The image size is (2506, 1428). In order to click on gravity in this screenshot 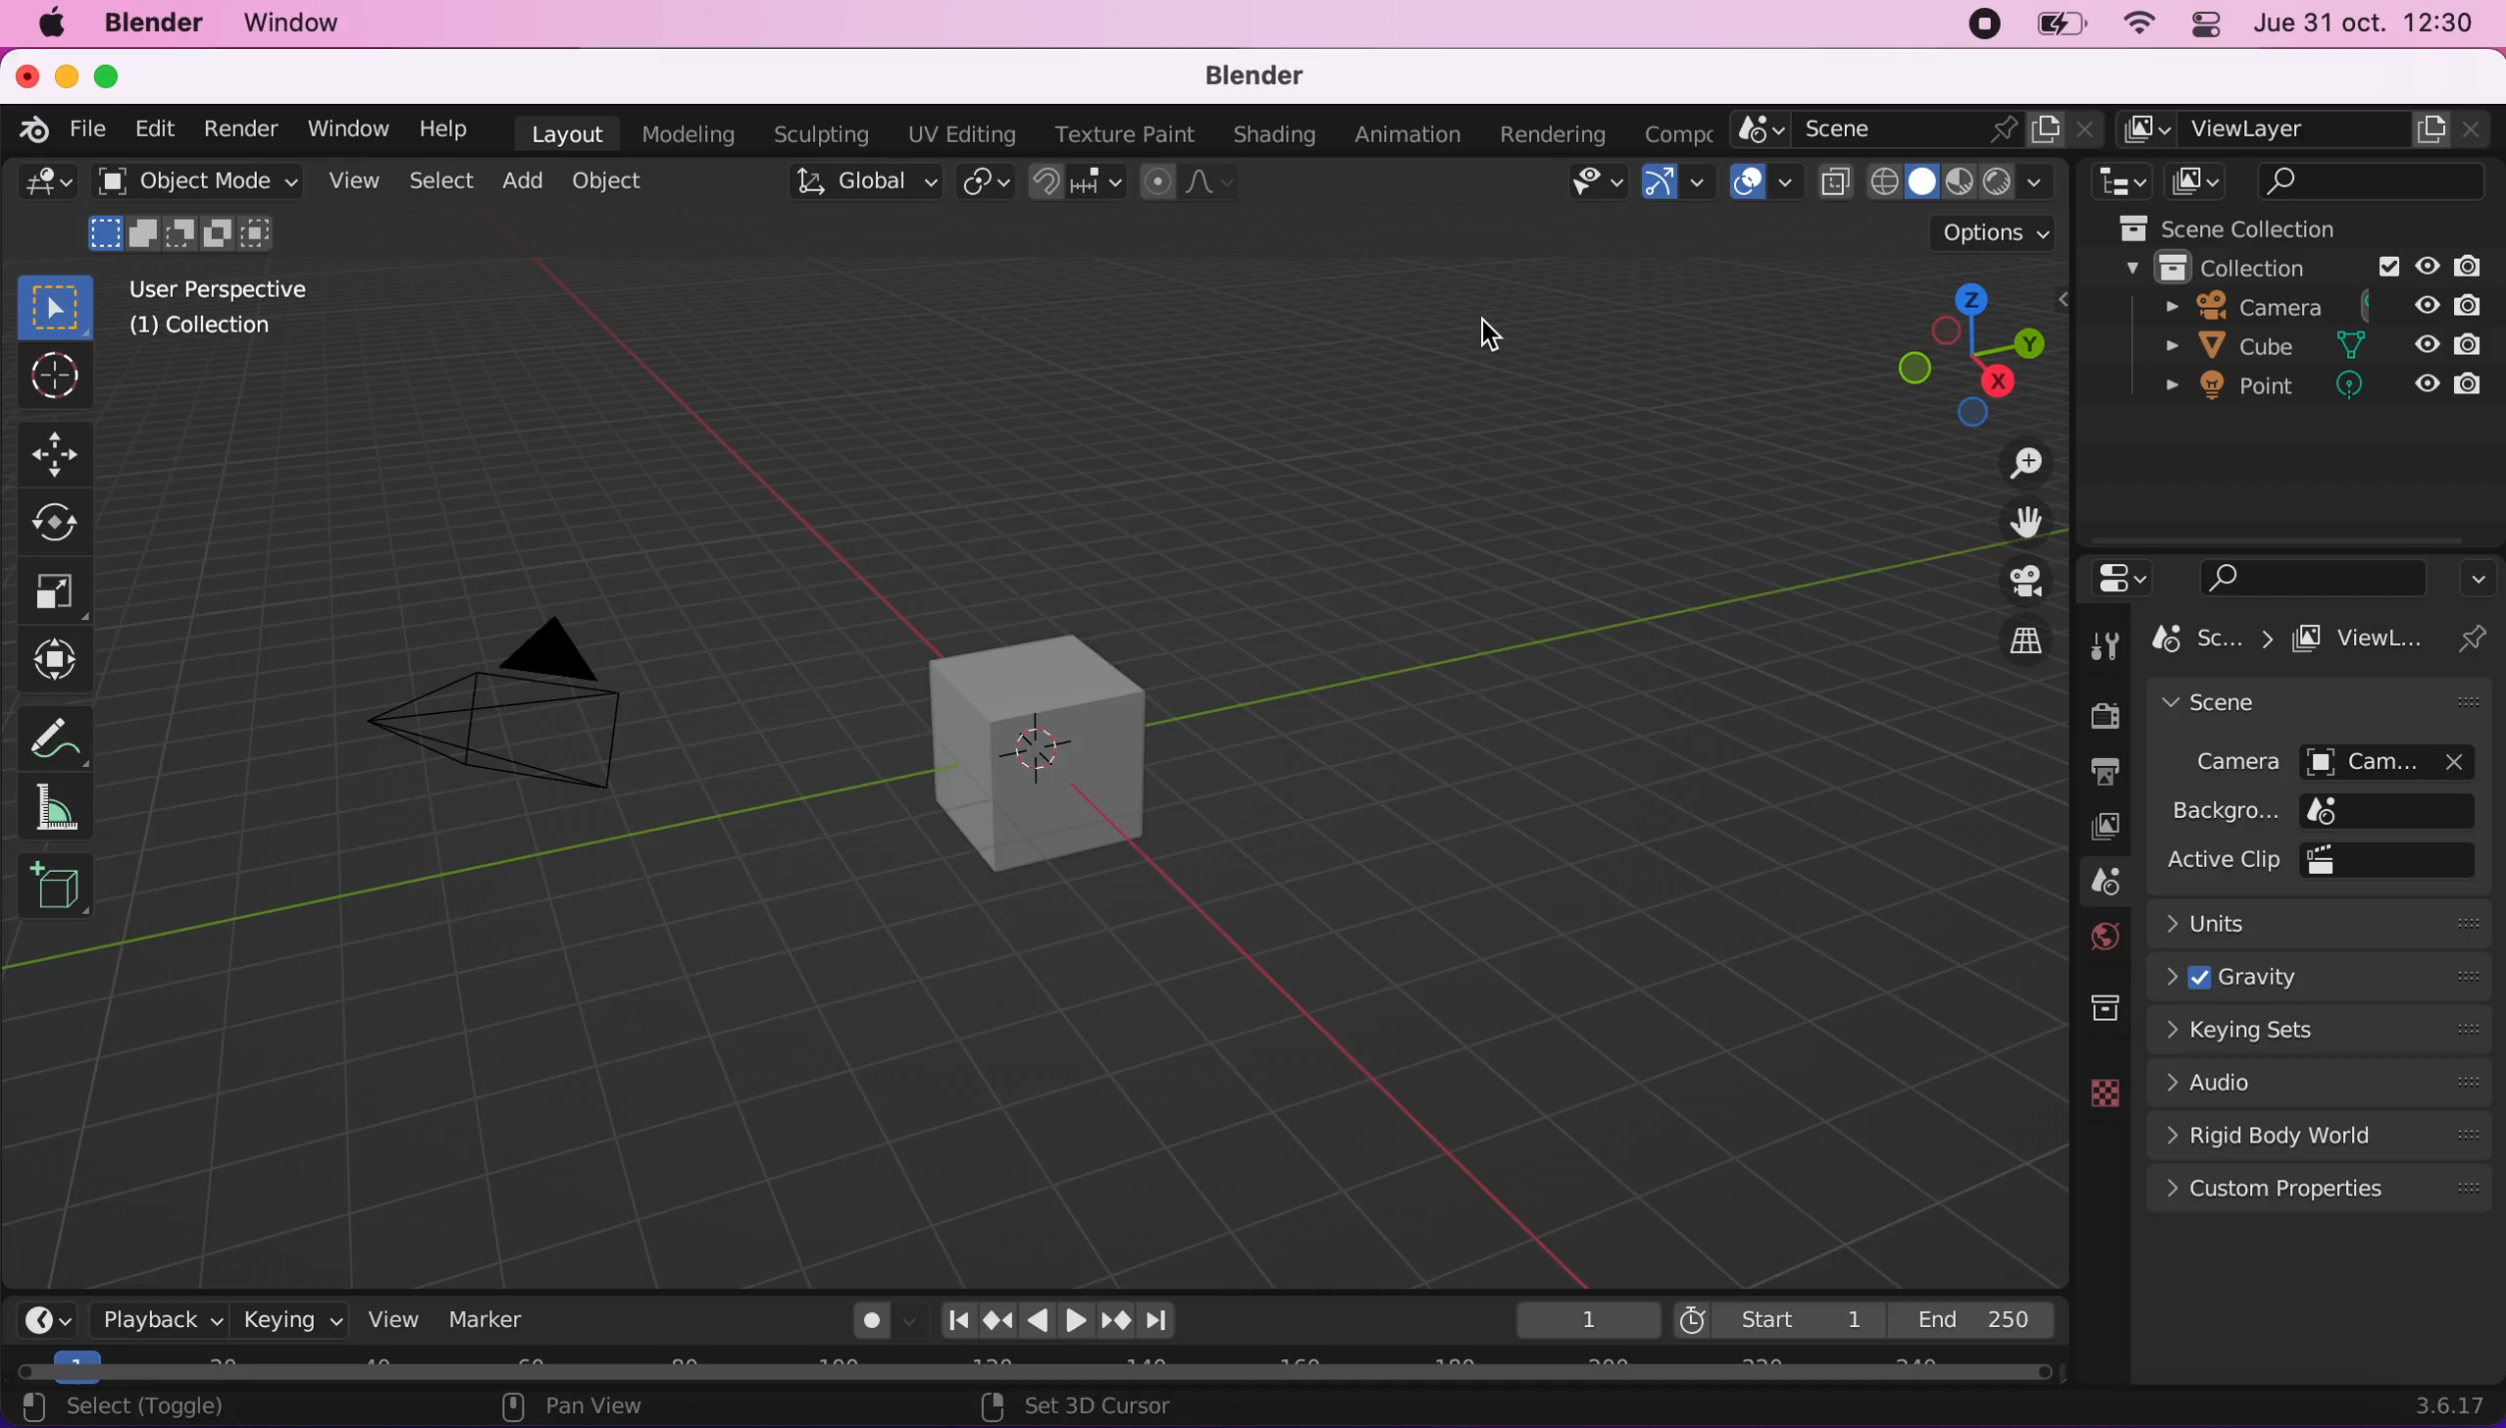, I will do `click(2327, 978)`.